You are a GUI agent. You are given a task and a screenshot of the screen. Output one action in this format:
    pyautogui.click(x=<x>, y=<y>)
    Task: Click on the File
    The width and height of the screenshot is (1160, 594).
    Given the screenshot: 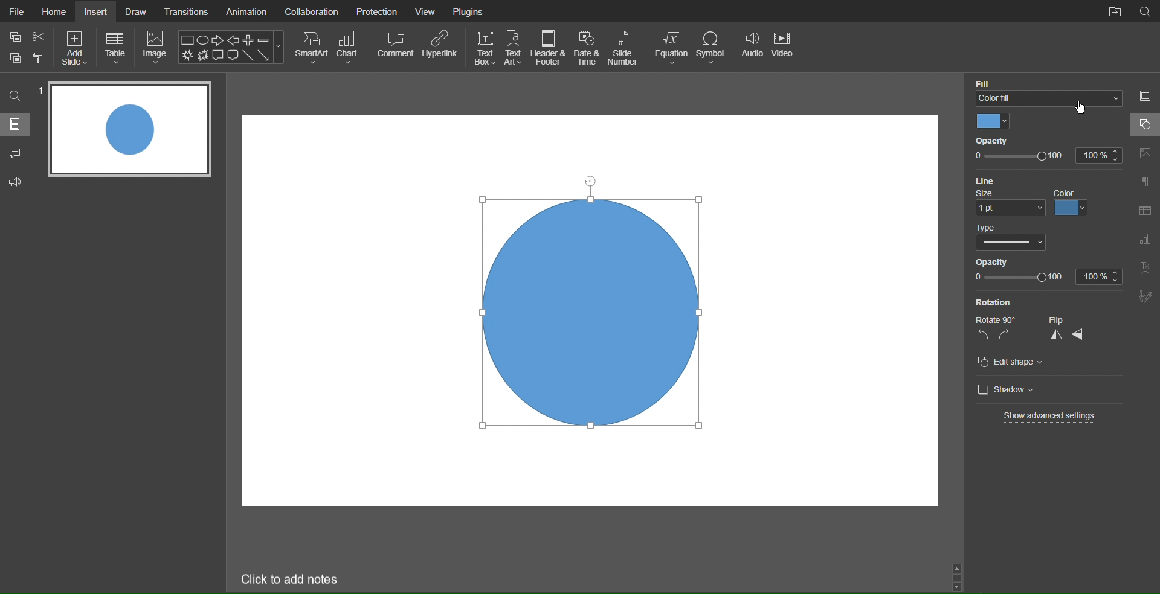 What is the action you would take?
    pyautogui.click(x=14, y=10)
    